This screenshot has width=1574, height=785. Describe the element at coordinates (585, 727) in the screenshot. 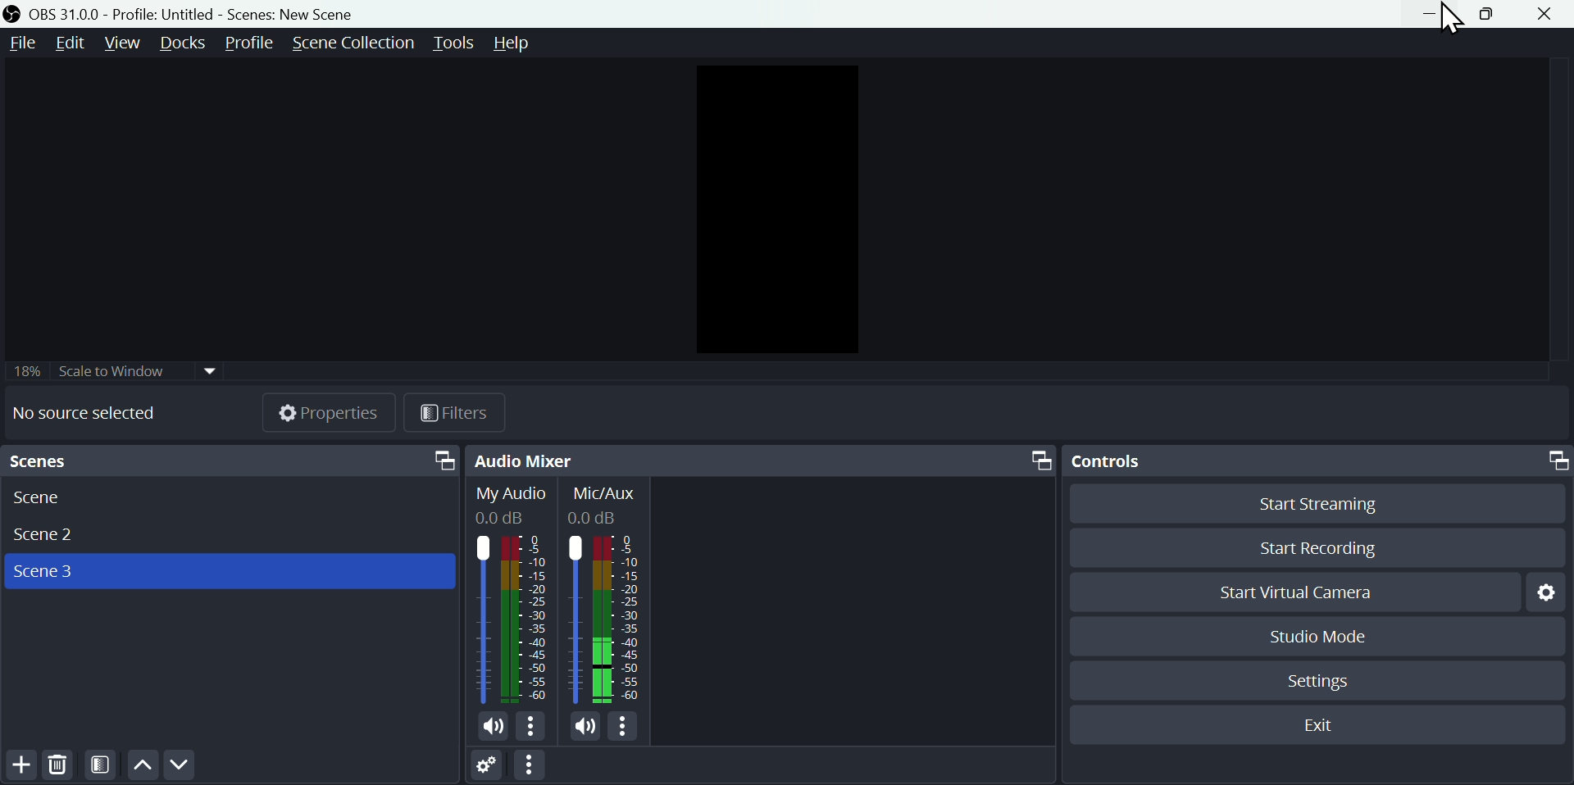

I see `(un)mute` at that location.